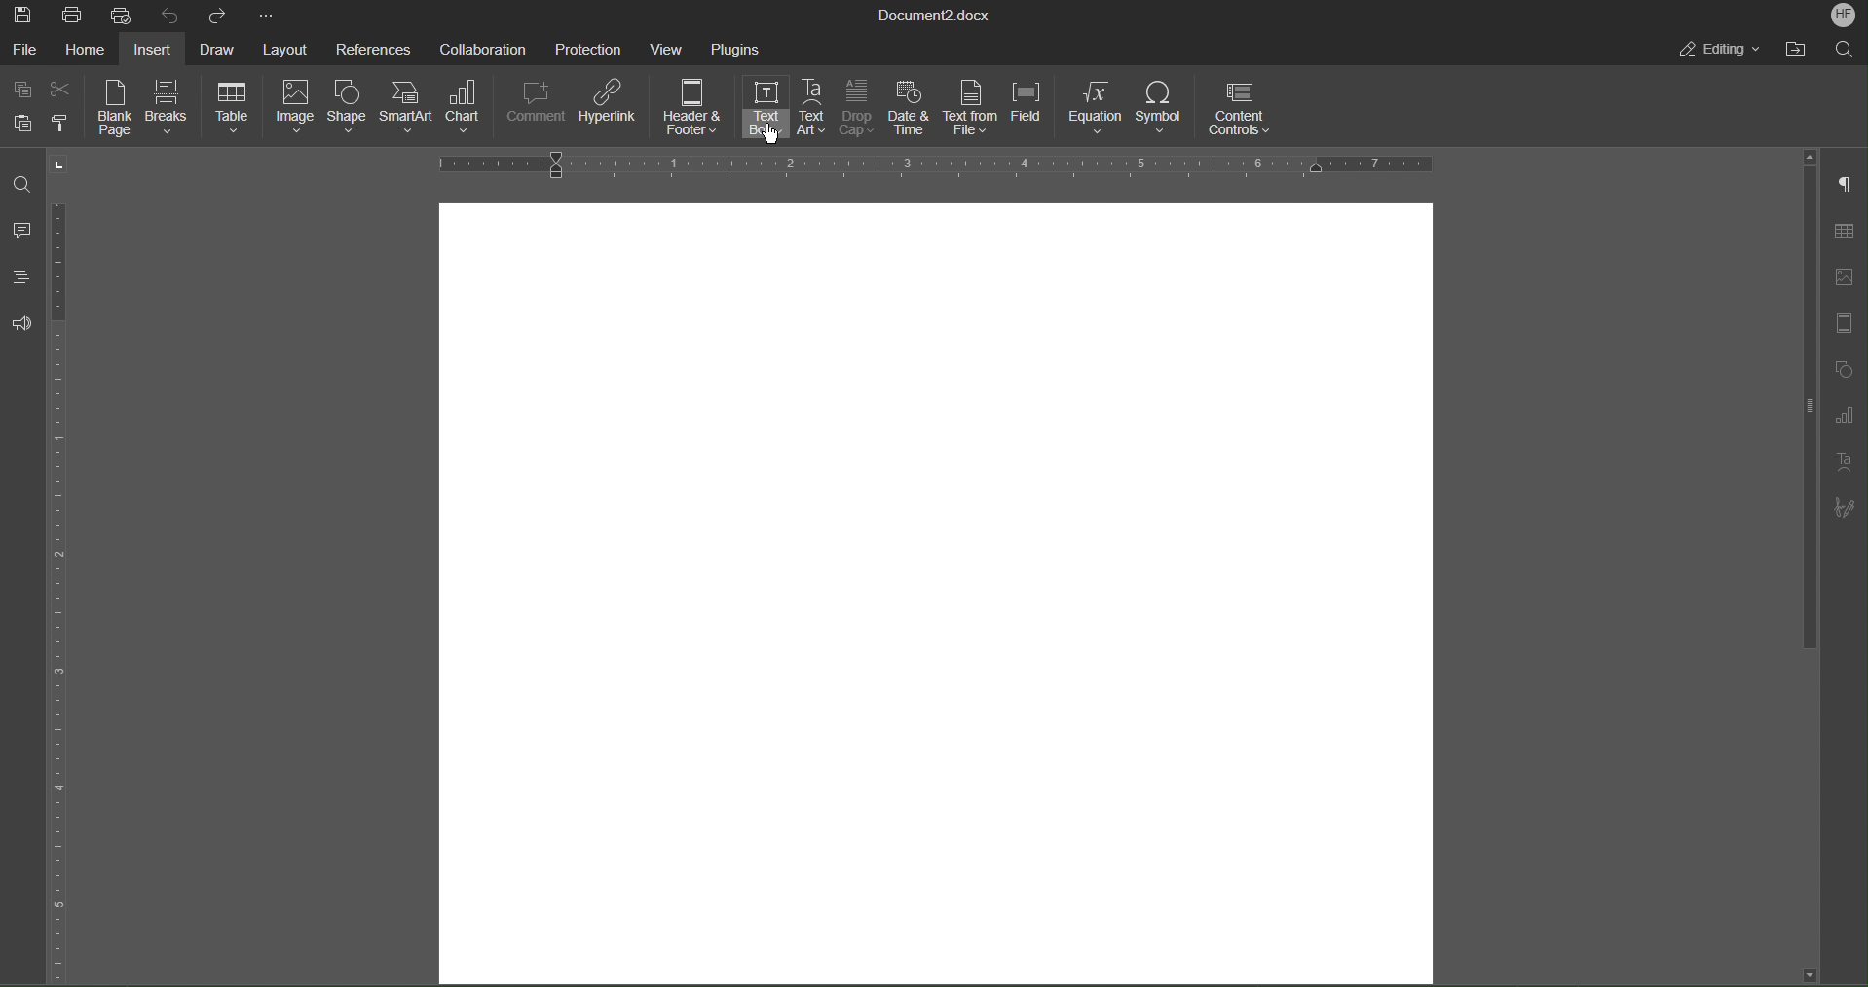 This screenshot has height=987, width=1868. What do you see at coordinates (611, 108) in the screenshot?
I see `Hyperlink` at bounding box center [611, 108].